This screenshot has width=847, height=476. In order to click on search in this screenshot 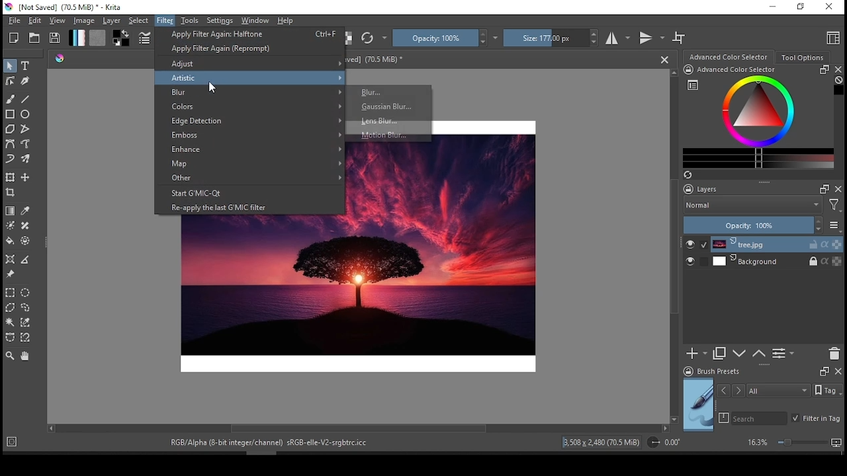, I will do `click(721, 418)`.